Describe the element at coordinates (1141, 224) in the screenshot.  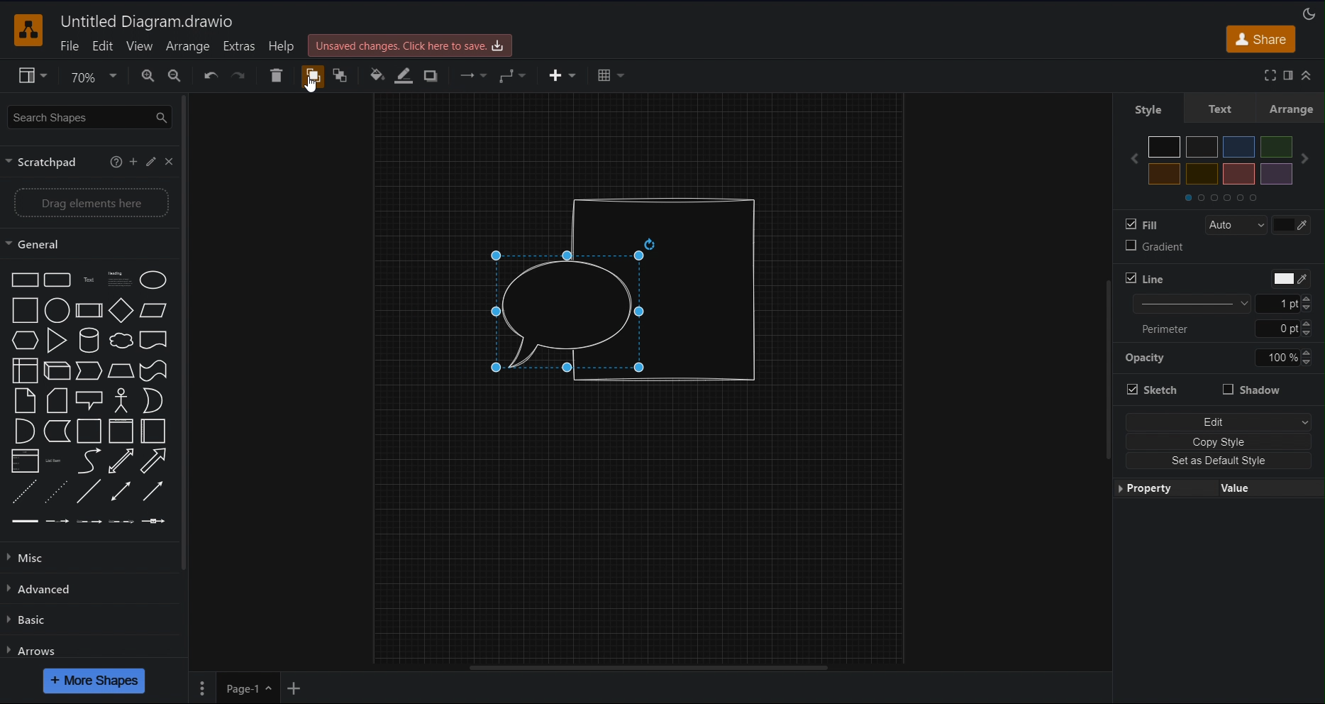
I see `Fill` at that location.